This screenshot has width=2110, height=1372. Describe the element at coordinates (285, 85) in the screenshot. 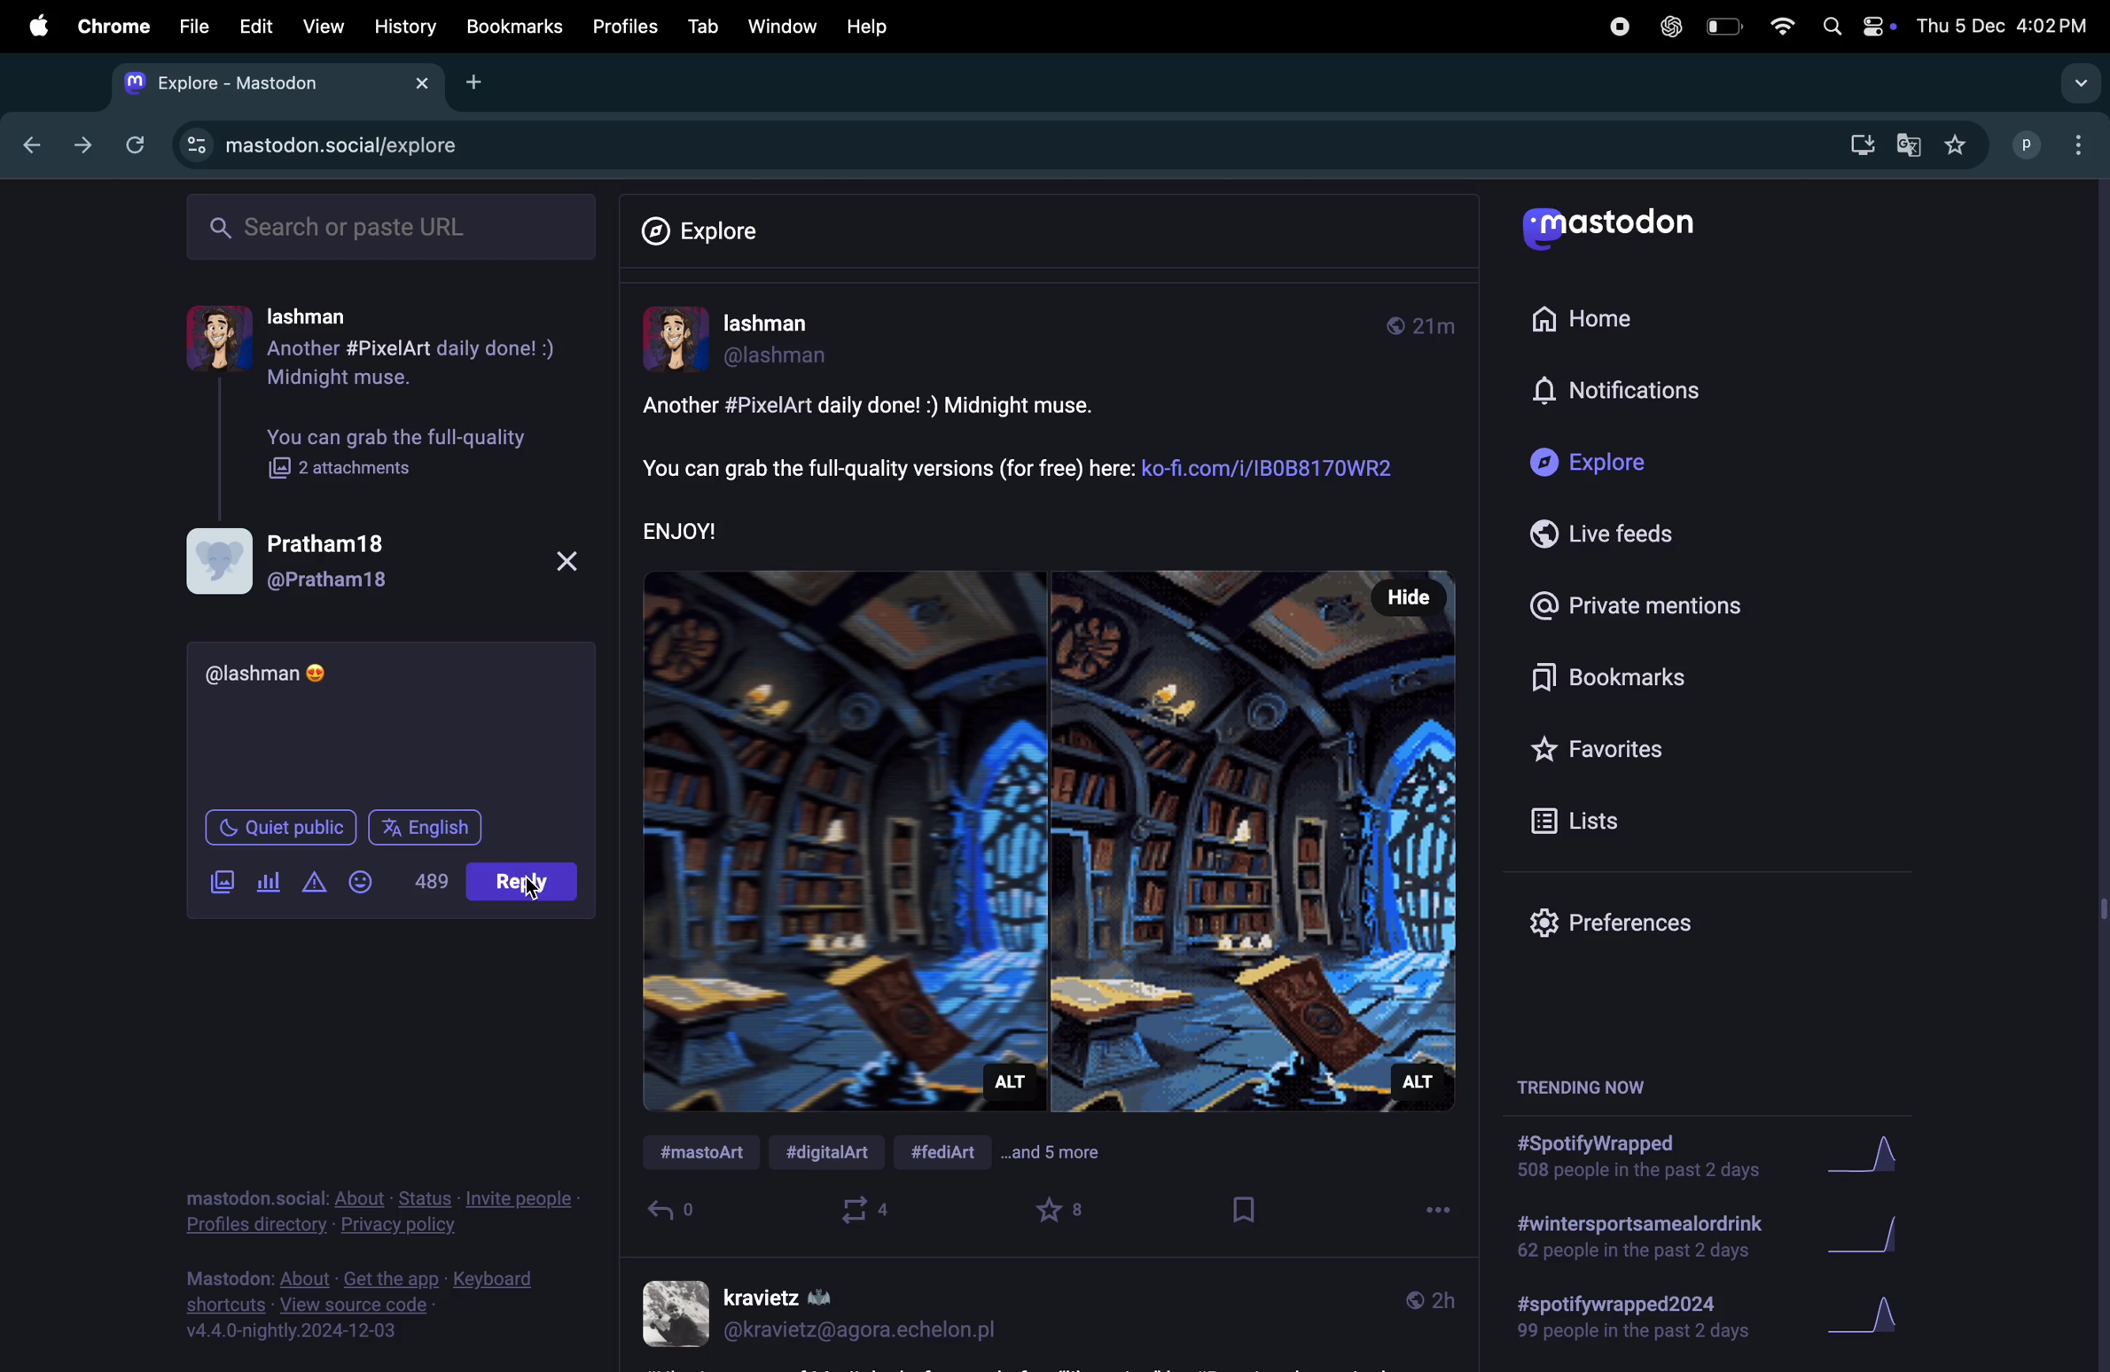

I see `mastdon tab` at that location.